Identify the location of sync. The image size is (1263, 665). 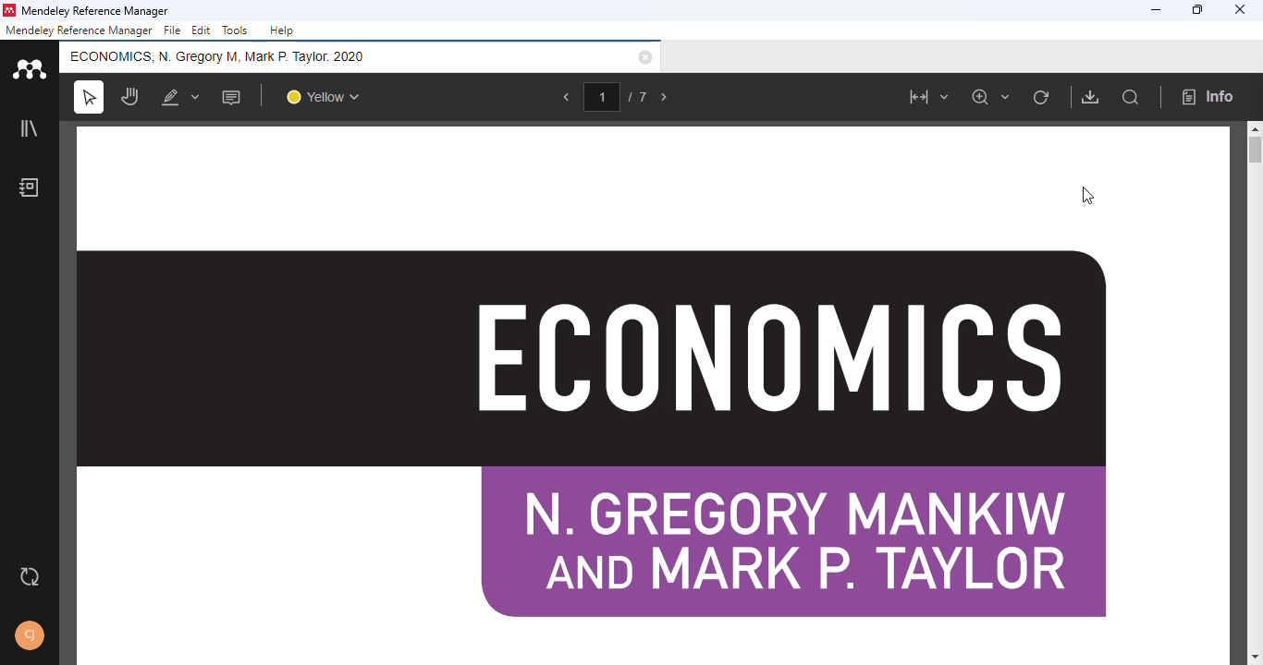
(30, 577).